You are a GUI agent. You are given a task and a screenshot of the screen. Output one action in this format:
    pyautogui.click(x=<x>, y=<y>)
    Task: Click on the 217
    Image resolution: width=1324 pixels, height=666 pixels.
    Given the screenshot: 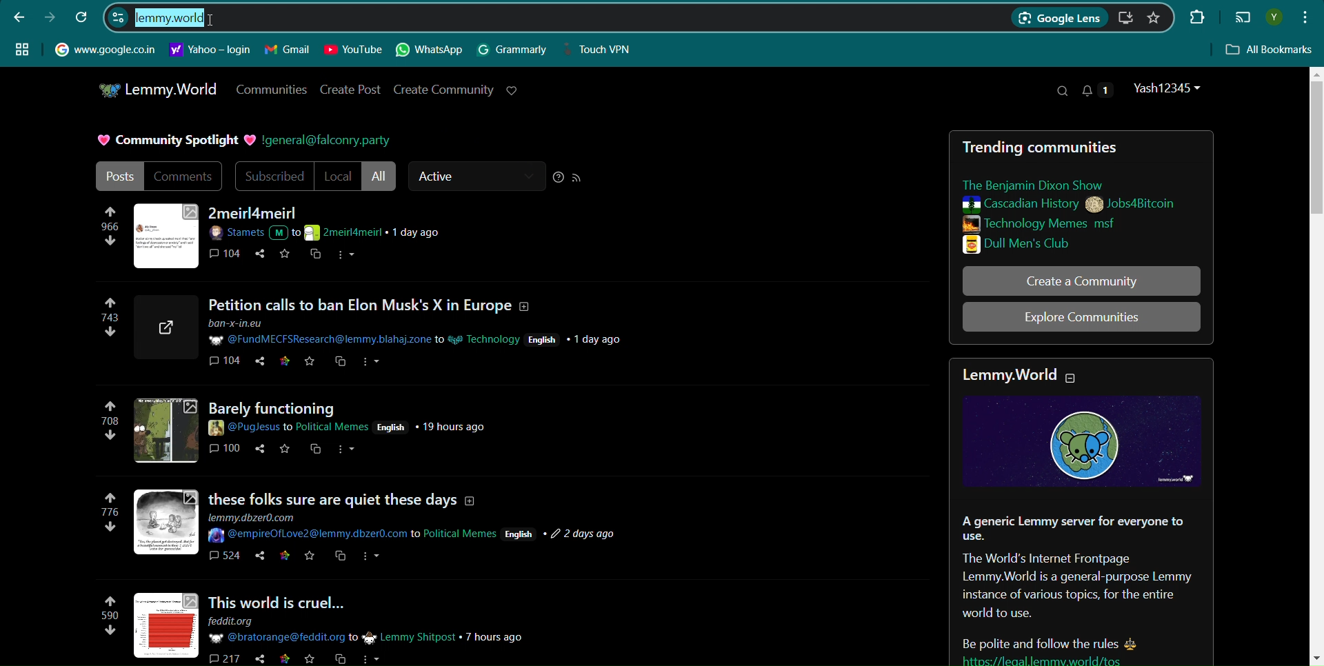 What is the action you would take?
    pyautogui.click(x=222, y=658)
    